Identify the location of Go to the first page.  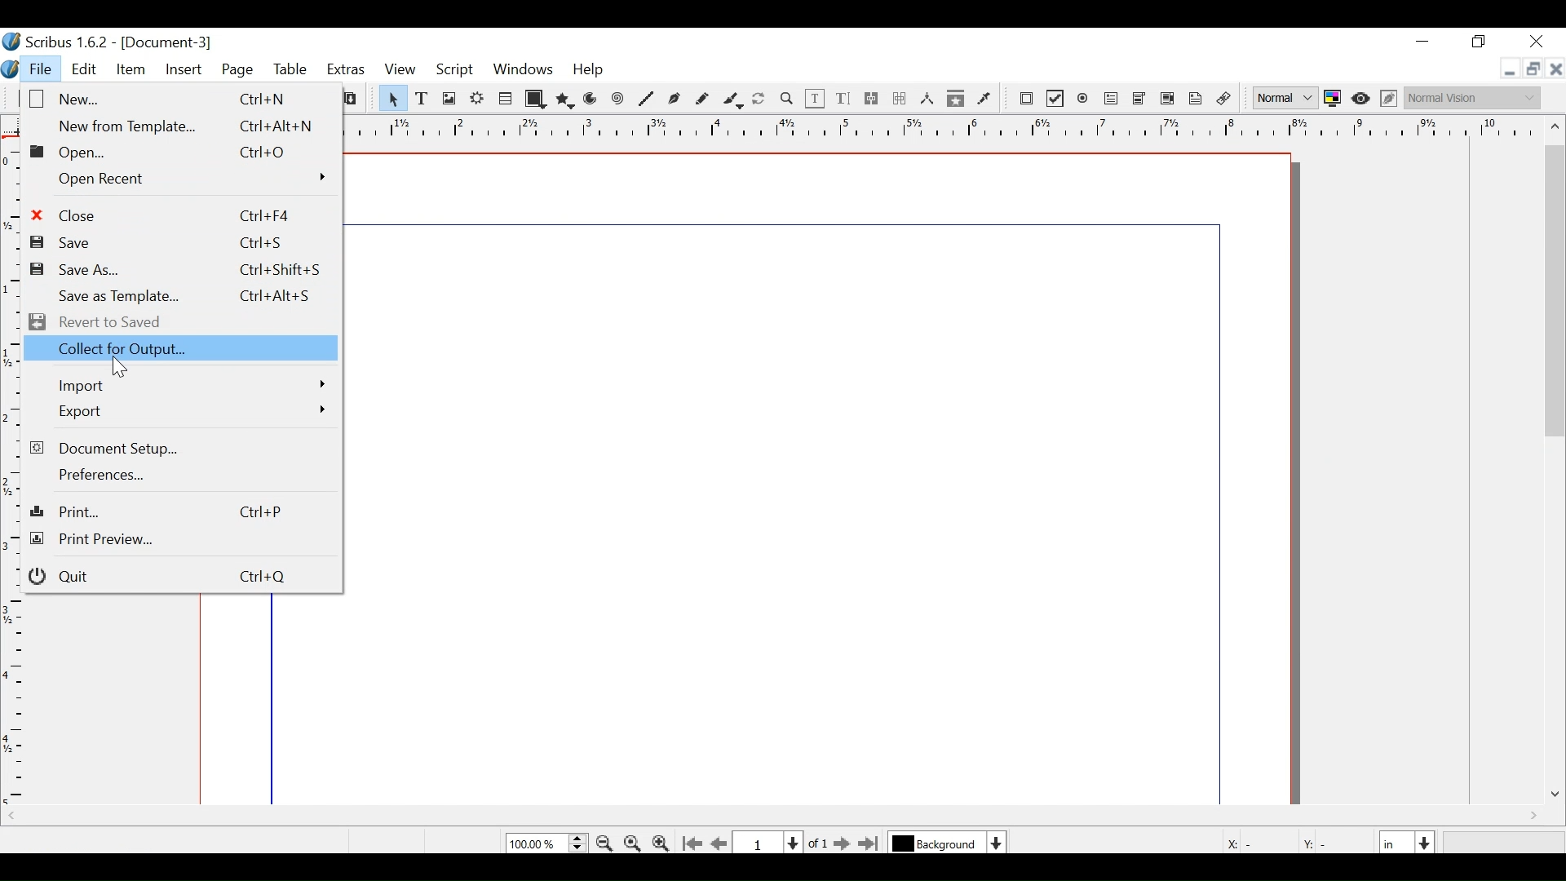
(694, 843).